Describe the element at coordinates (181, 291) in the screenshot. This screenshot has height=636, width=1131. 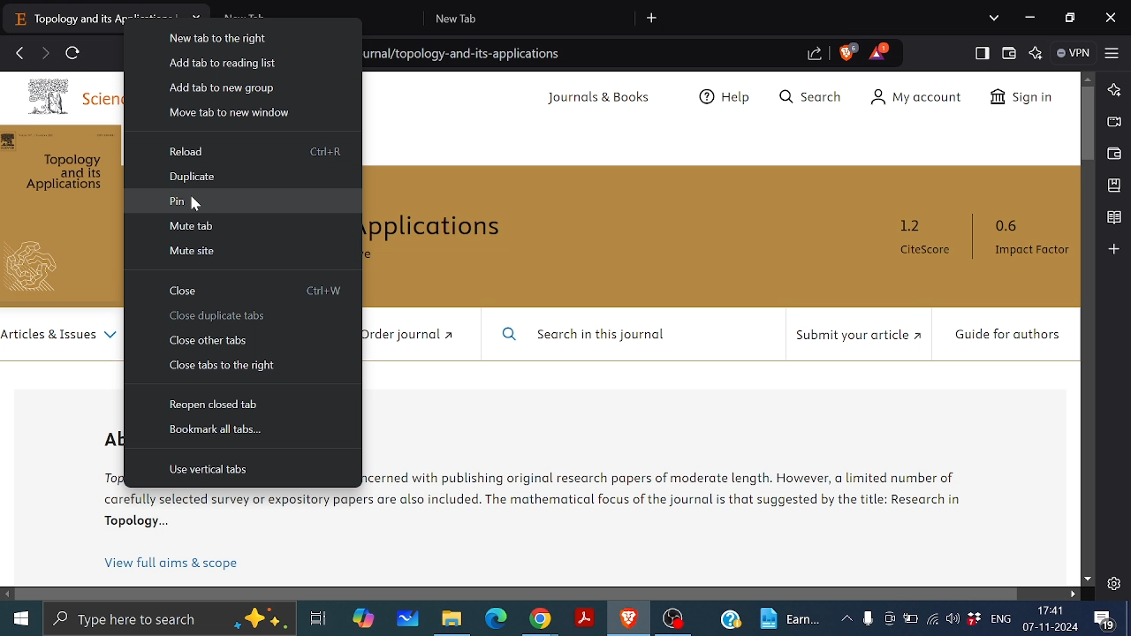
I see `Close tab` at that location.